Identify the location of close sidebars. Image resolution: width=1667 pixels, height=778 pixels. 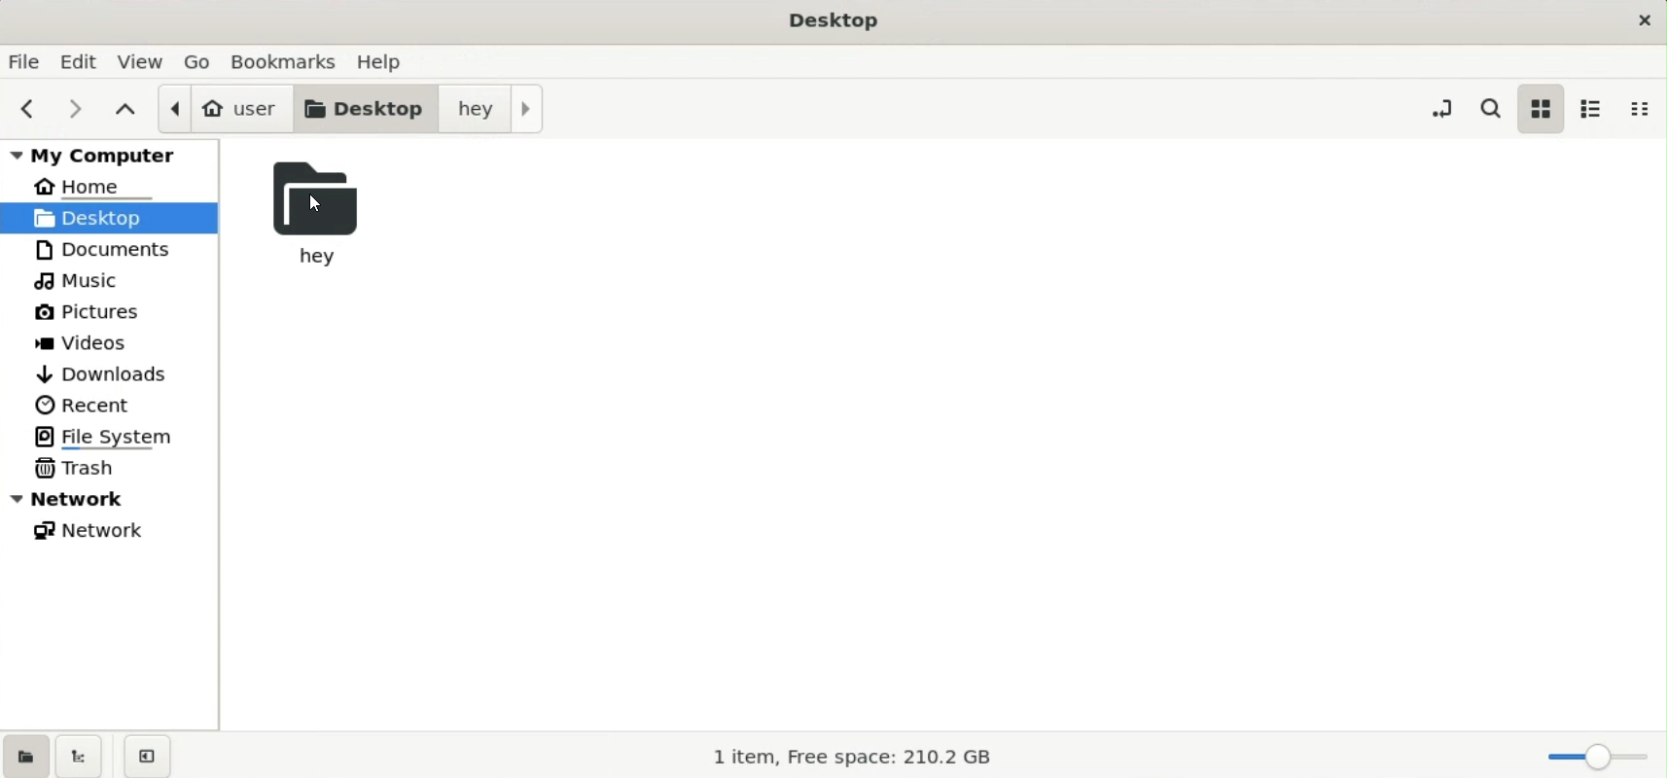
(147, 755).